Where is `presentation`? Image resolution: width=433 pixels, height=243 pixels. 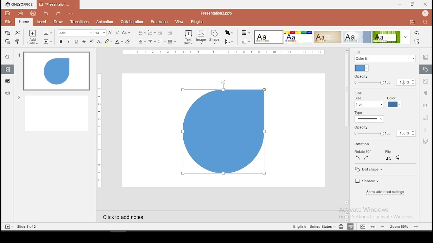
presentation is located at coordinates (58, 5).